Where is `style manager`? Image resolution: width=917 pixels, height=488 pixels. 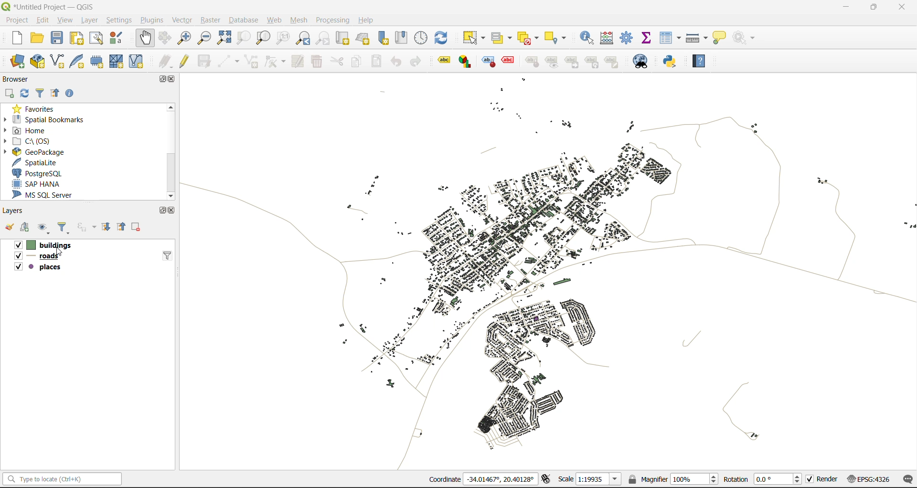 style manager is located at coordinates (117, 39).